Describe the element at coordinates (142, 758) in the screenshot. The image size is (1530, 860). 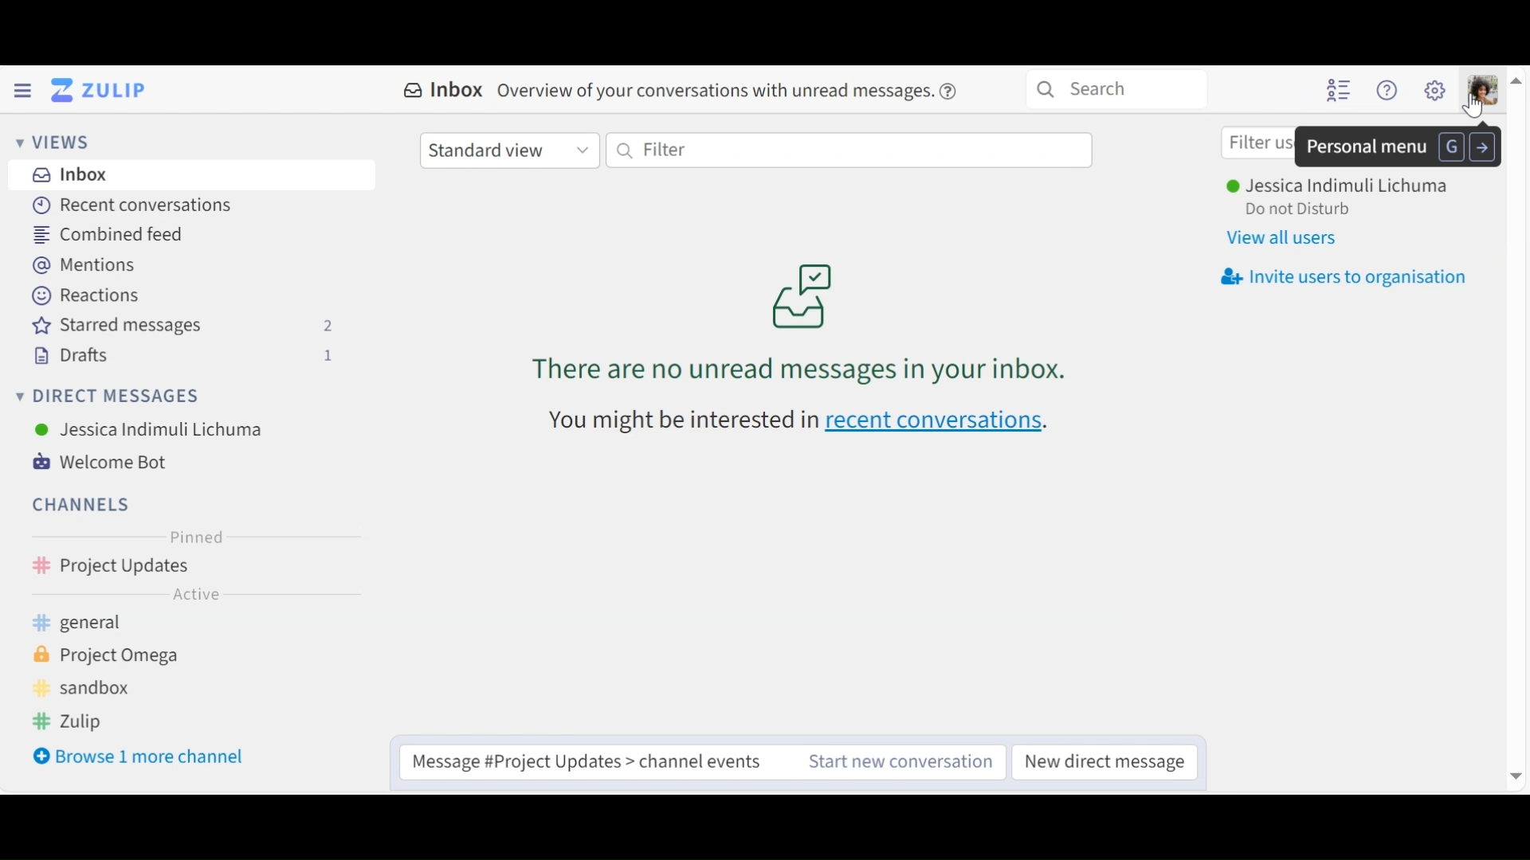
I see `Browse 1 more channel` at that location.